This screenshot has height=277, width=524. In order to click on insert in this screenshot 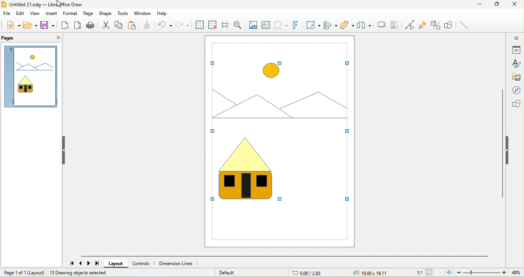, I will do `click(52, 14)`.